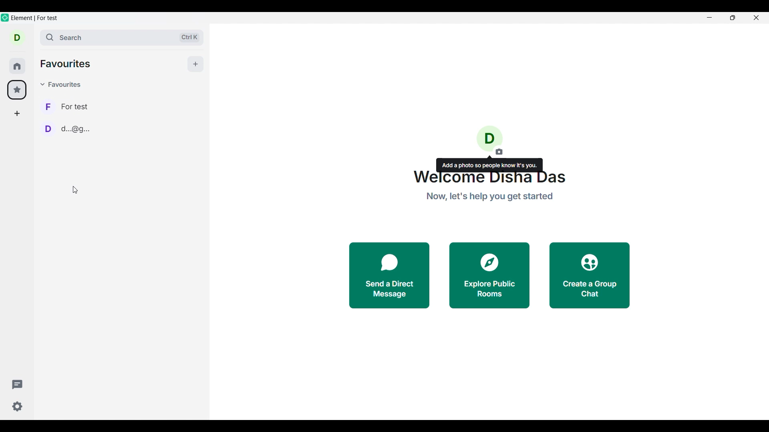  I want to click on element logo, so click(5, 18).